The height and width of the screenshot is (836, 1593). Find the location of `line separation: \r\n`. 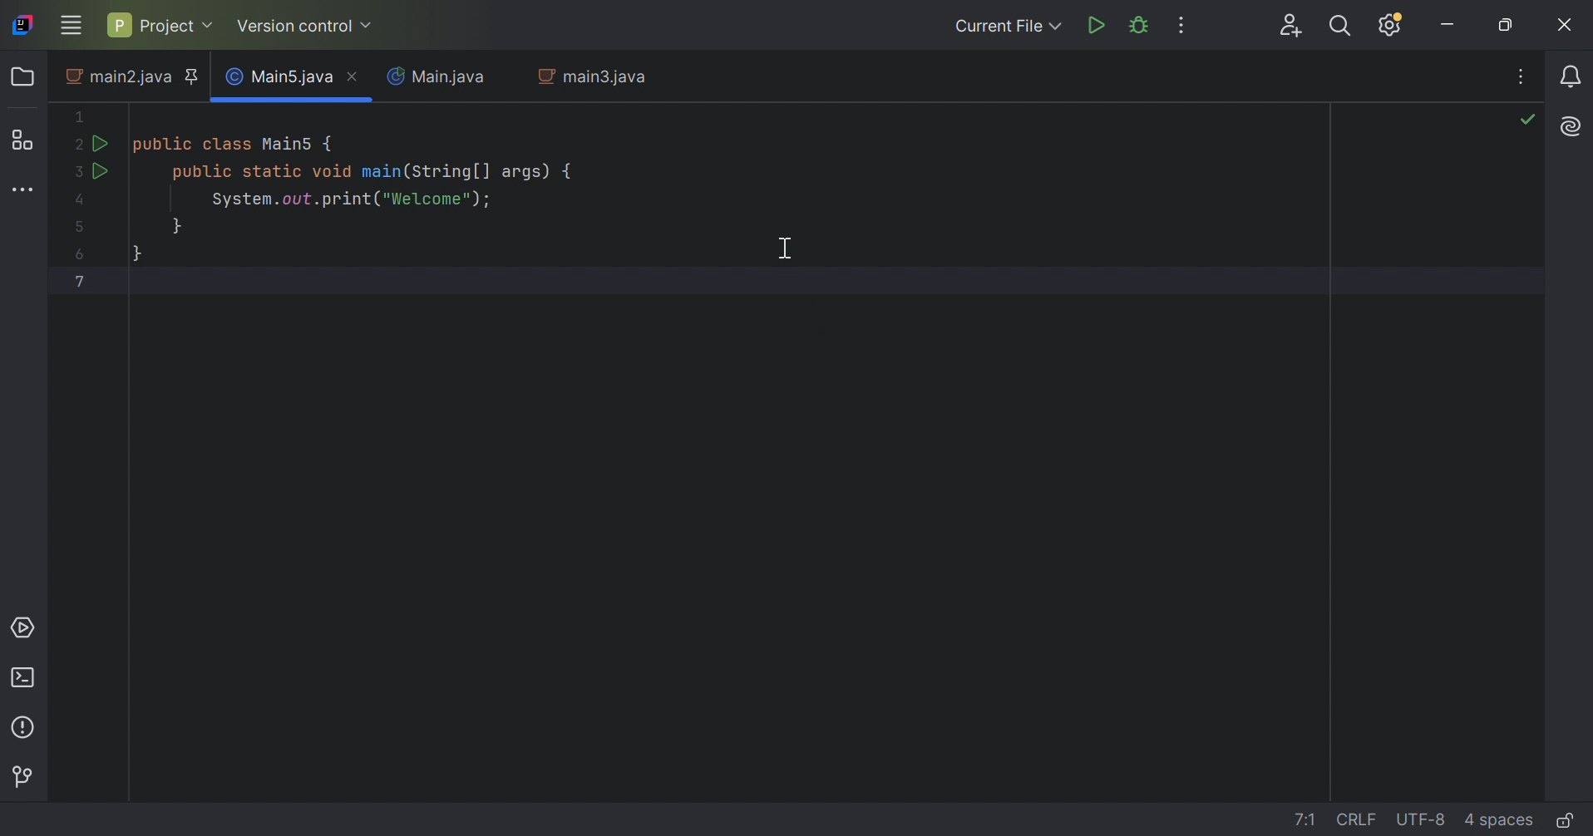

line separation: \r\n is located at coordinates (1357, 819).